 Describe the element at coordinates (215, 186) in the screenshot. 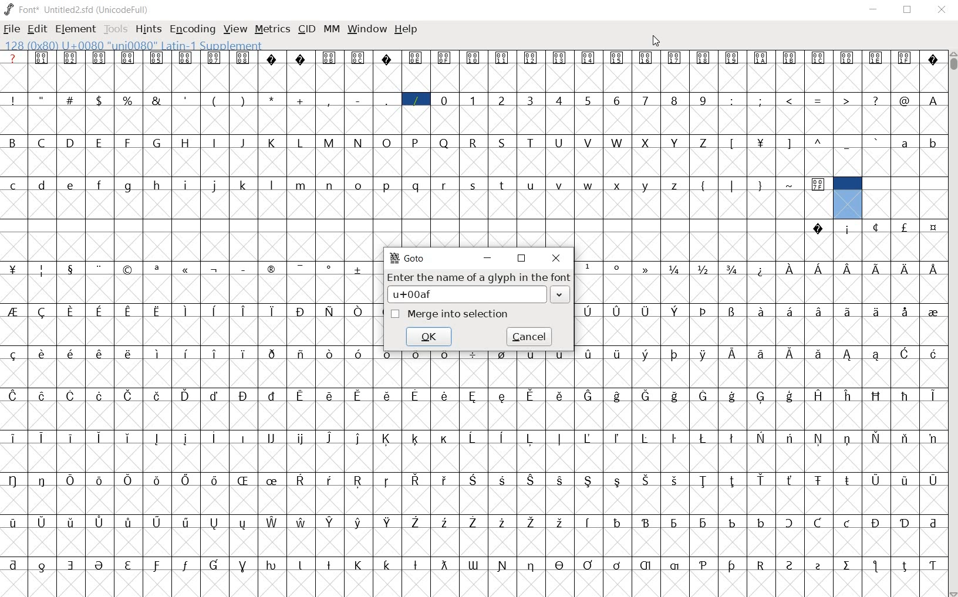

I see `j` at that location.